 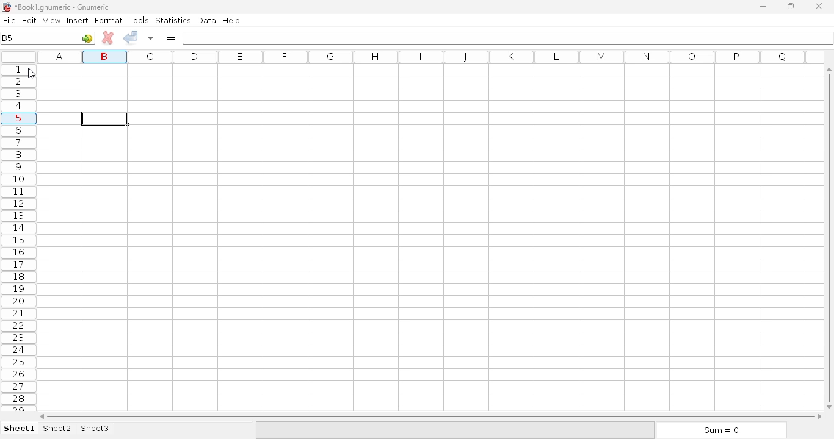 What do you see at coordinates (170, 38) in the screenshot?
I see `enter formula` at bounding box center [170, 38].